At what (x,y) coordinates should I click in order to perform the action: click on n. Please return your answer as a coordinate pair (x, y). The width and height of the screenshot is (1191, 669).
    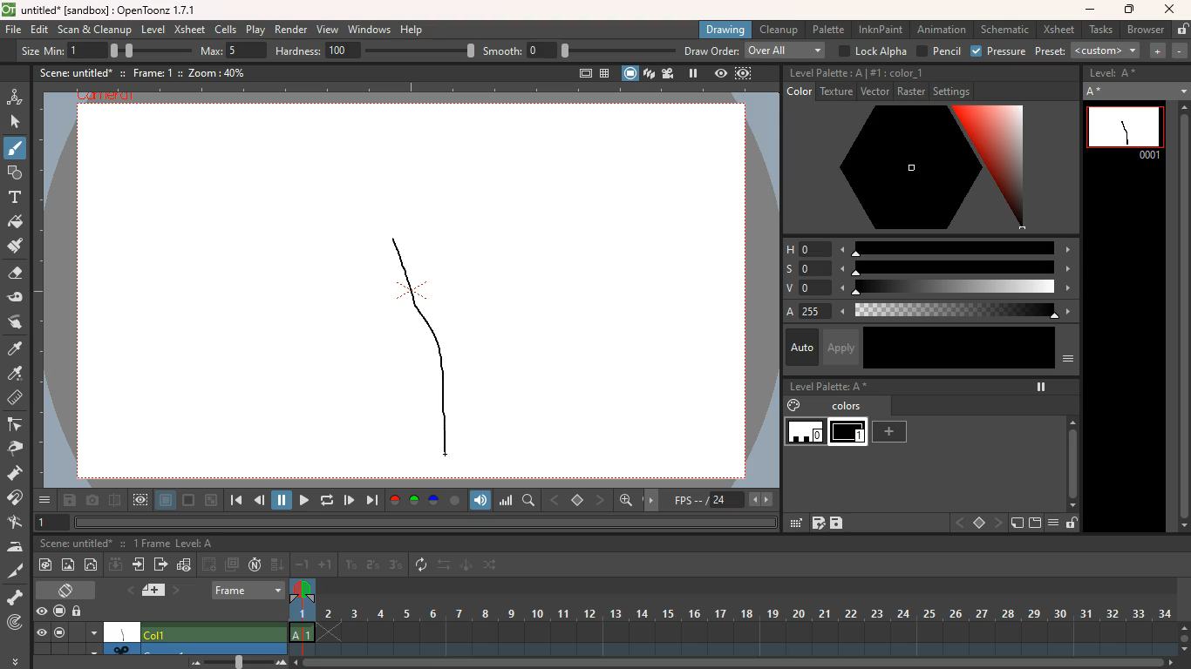
    Looking at the image, I should click on (255, 566).